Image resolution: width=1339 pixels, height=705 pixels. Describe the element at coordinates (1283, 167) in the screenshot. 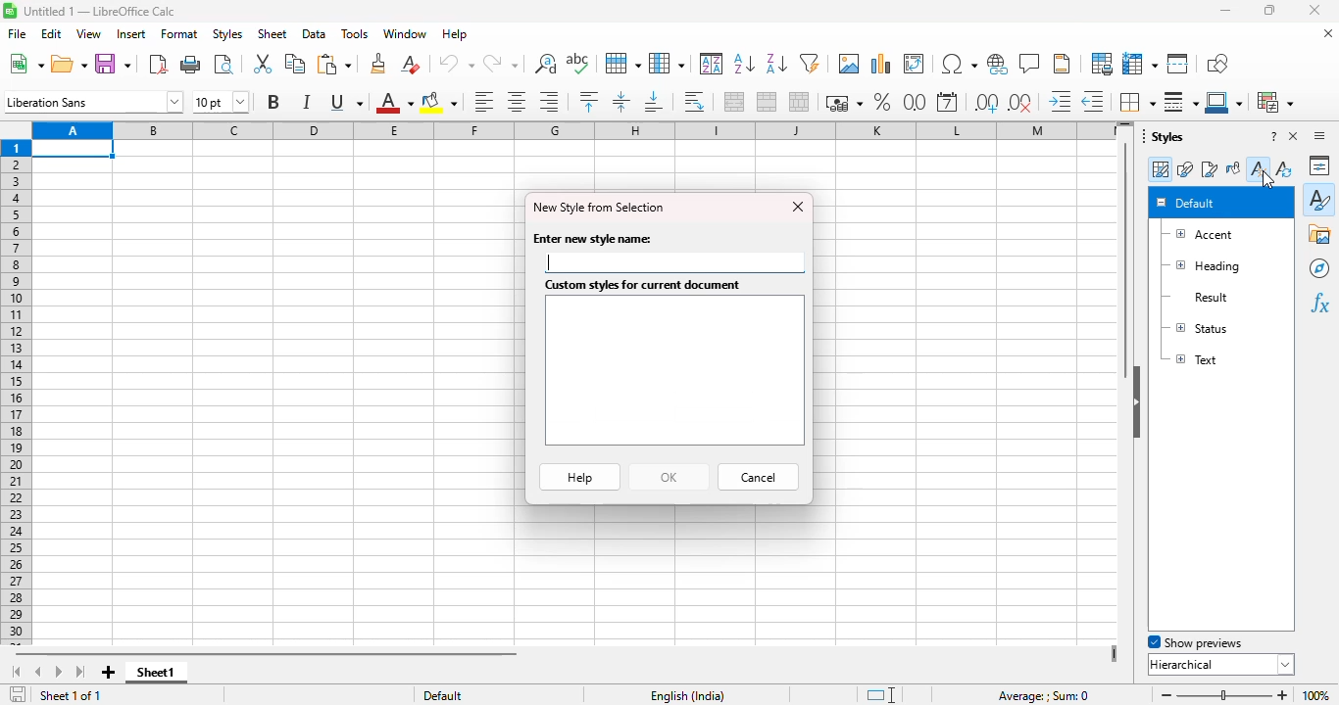

I see `update style` at that location.